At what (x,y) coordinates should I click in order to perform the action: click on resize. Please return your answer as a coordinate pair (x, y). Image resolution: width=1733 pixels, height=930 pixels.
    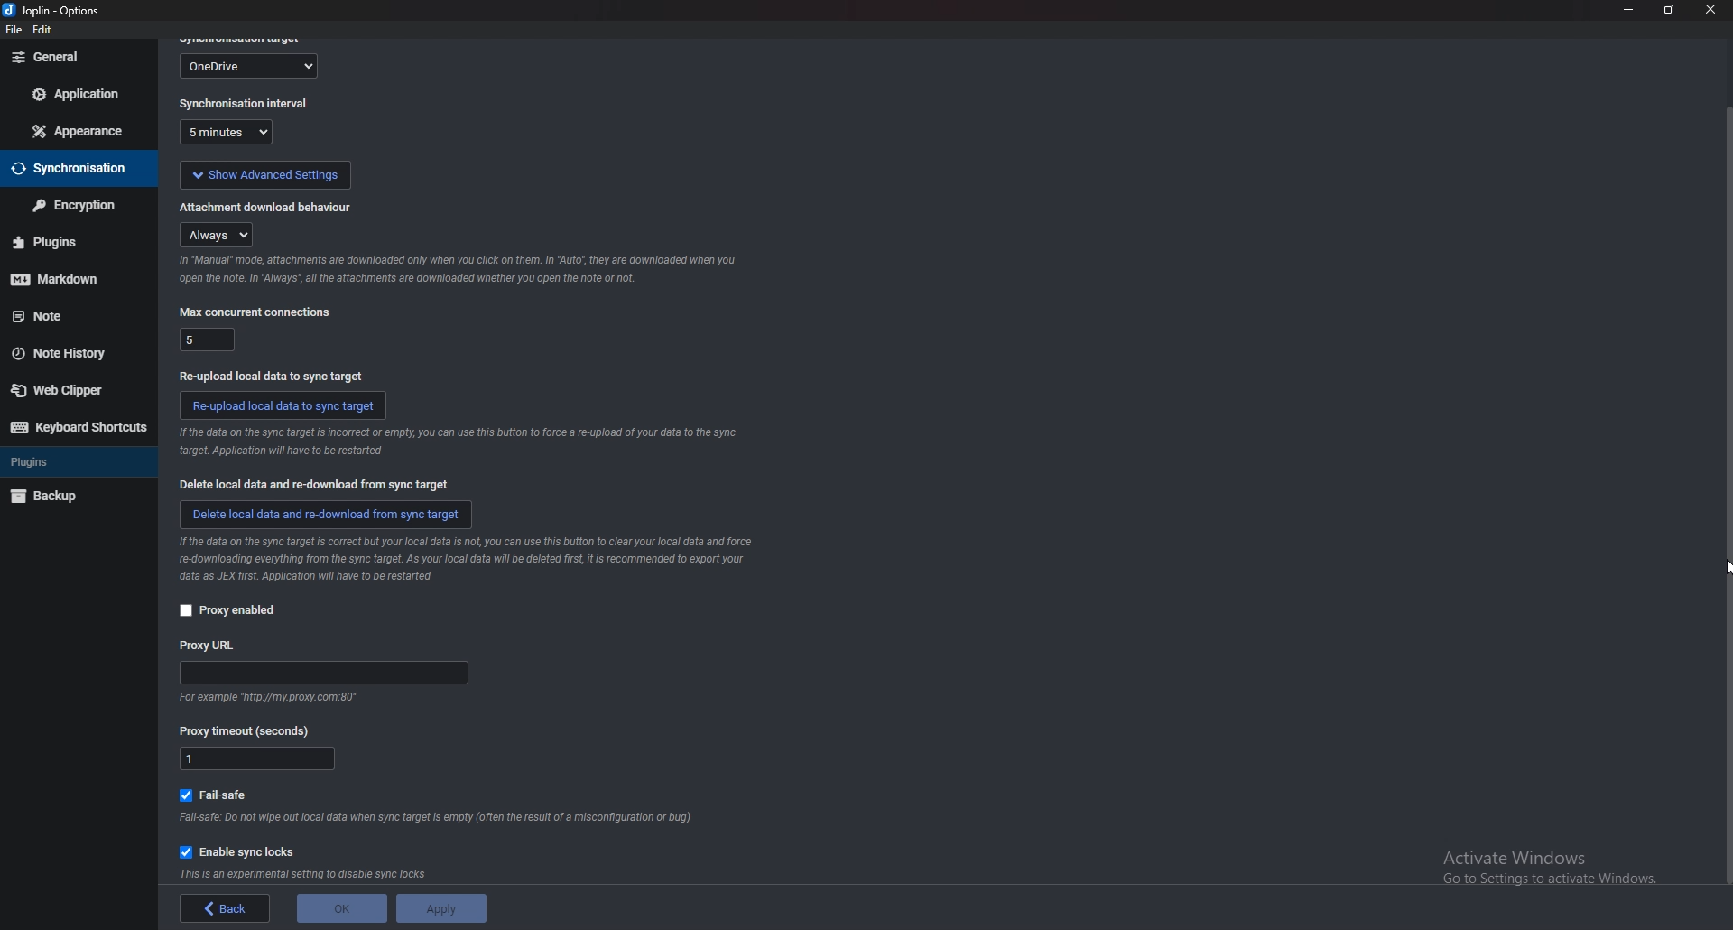
    Looking at the image, I should click on (1667, 10).